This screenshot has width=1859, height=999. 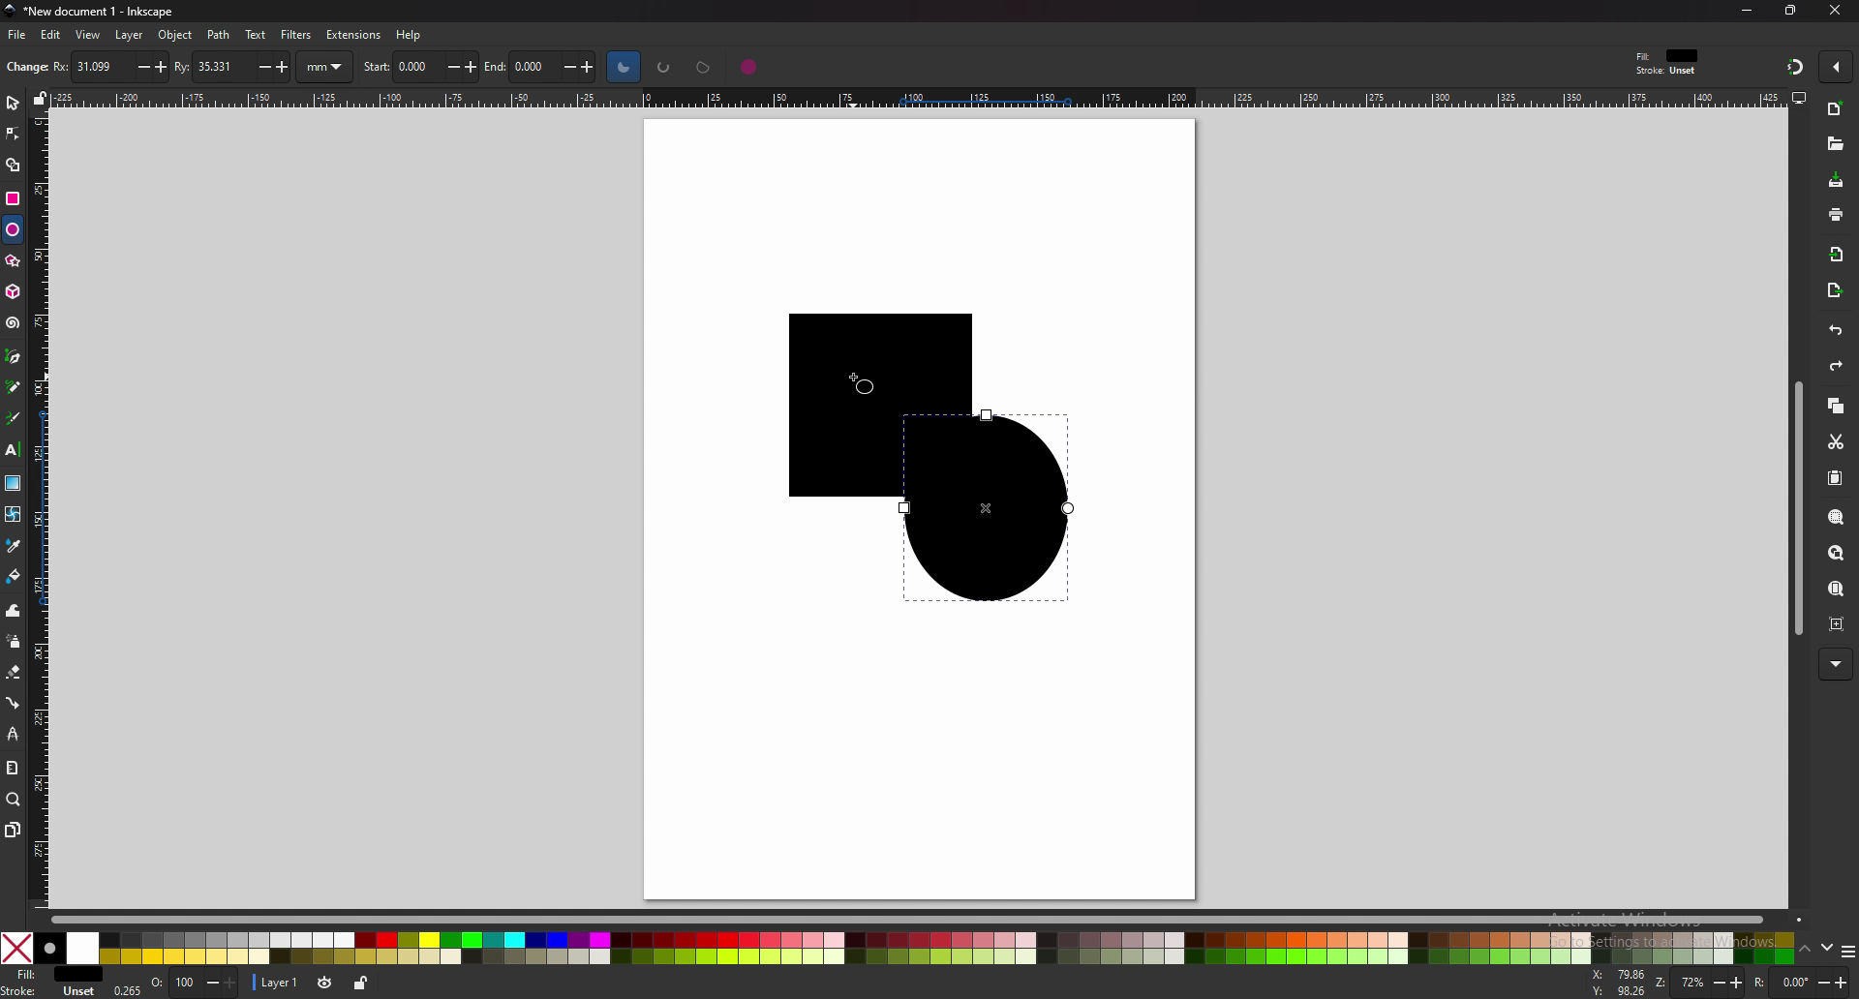 I want to click on paint bucket, so click(x=15, y=577).